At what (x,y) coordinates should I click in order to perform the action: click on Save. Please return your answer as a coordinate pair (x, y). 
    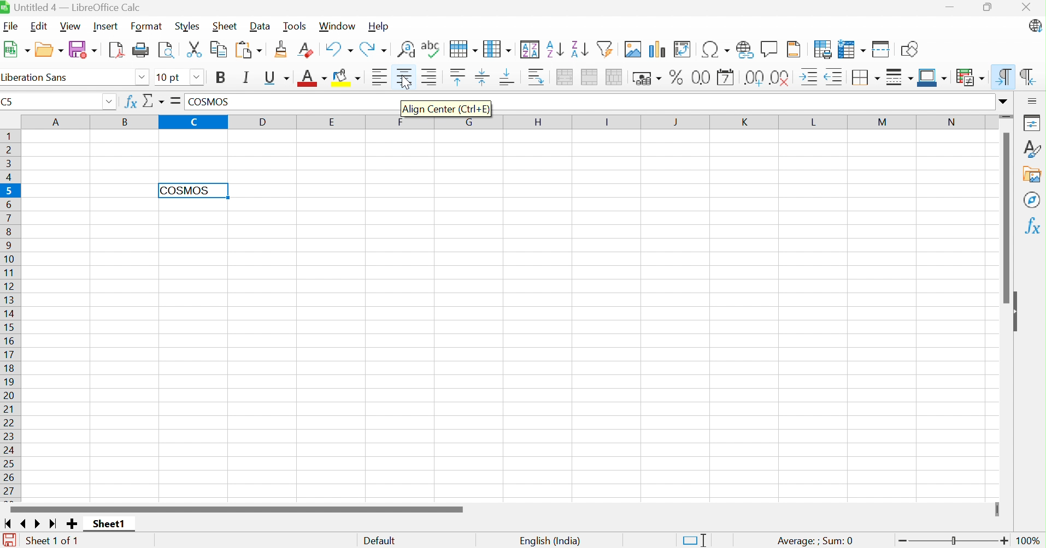
    Looking at the image, I should click on (83, 49).